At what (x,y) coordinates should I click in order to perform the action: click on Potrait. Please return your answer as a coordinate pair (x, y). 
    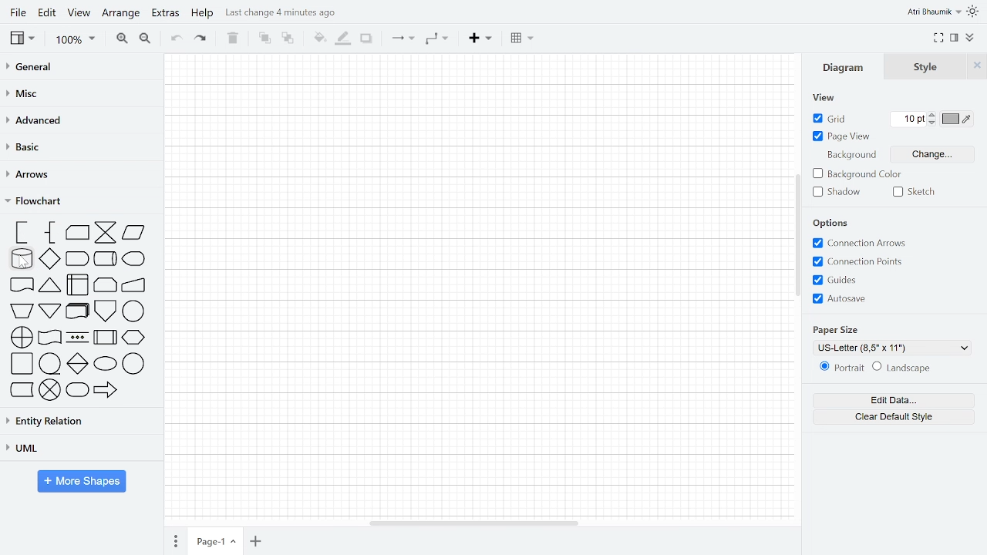
    Looking at the image, I should click on (837, 368).